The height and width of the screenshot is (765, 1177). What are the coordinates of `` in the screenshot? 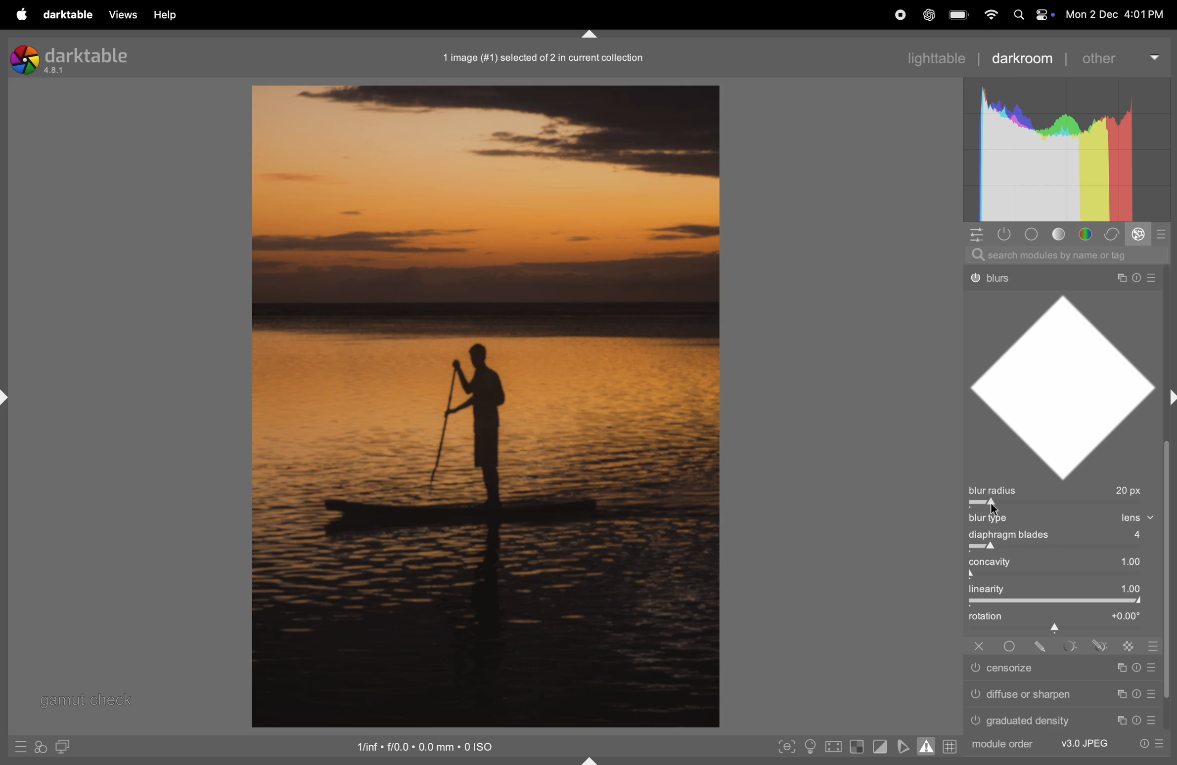 It's located at (1065, 720).